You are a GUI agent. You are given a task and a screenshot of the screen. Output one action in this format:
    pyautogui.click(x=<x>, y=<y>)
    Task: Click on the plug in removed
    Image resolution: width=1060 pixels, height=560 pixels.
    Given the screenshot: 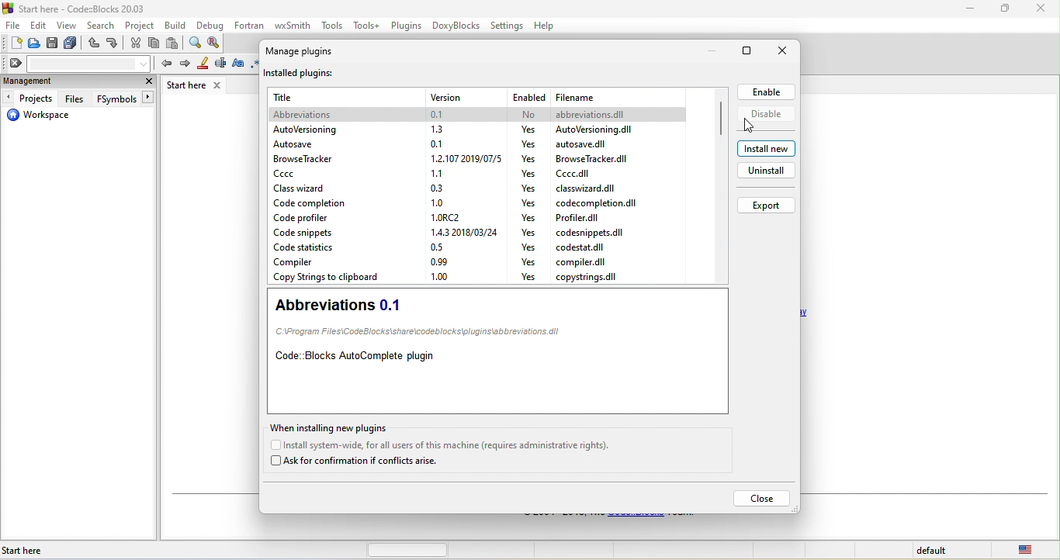 What is the action you would take?
    pyautogui.click(x=477, y=115)
    